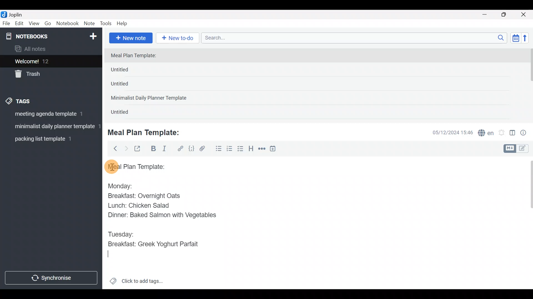 The width and height of the screenshot is (533, 299). What do you see at coordinates (528, 40) in the screenshot?
I see `Reverse sort` at bounding box center [528, 40].